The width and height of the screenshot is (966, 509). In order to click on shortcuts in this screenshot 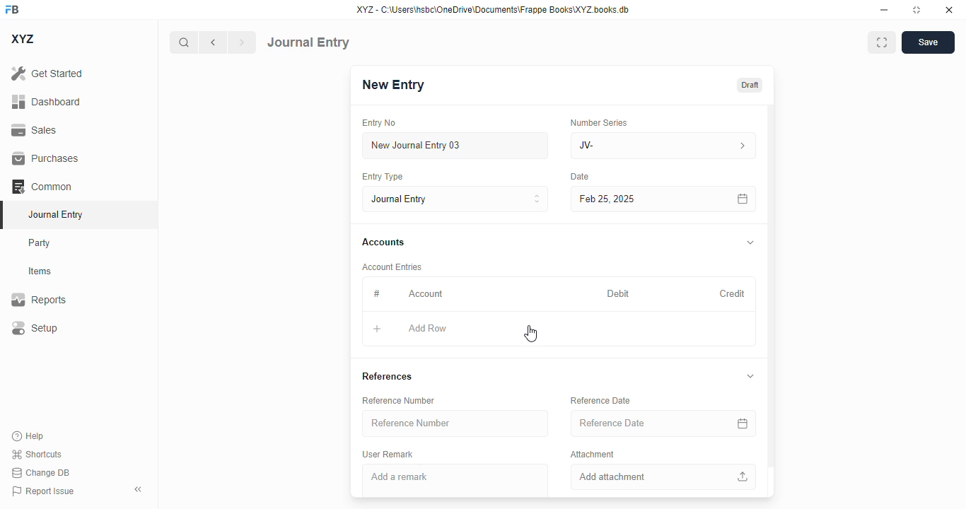, I will do `click(36, 454)`.